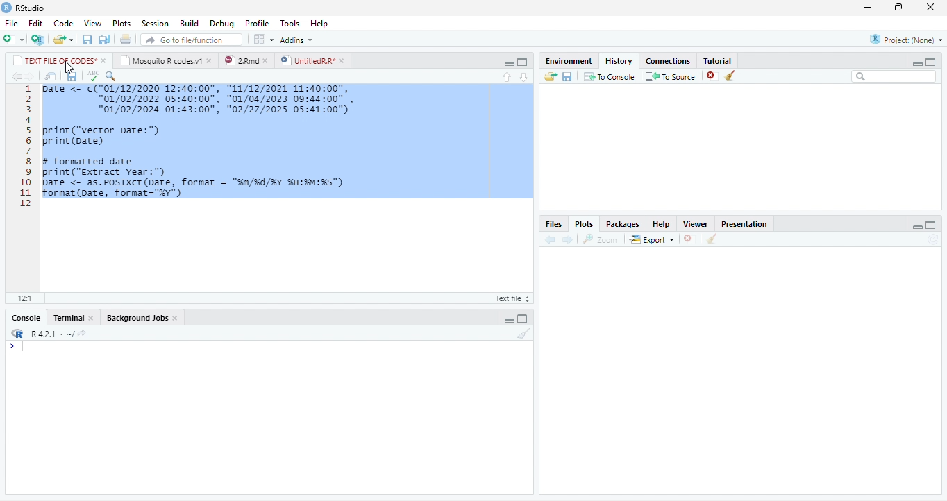  I want to click on TEXT FILE OF CODES, so click(54, 60).